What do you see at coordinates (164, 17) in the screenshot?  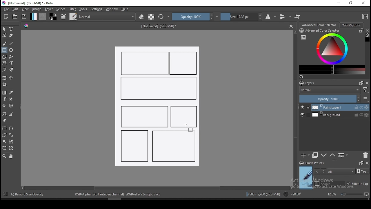 I see `reload original preset` at bounding box center [164, 17].